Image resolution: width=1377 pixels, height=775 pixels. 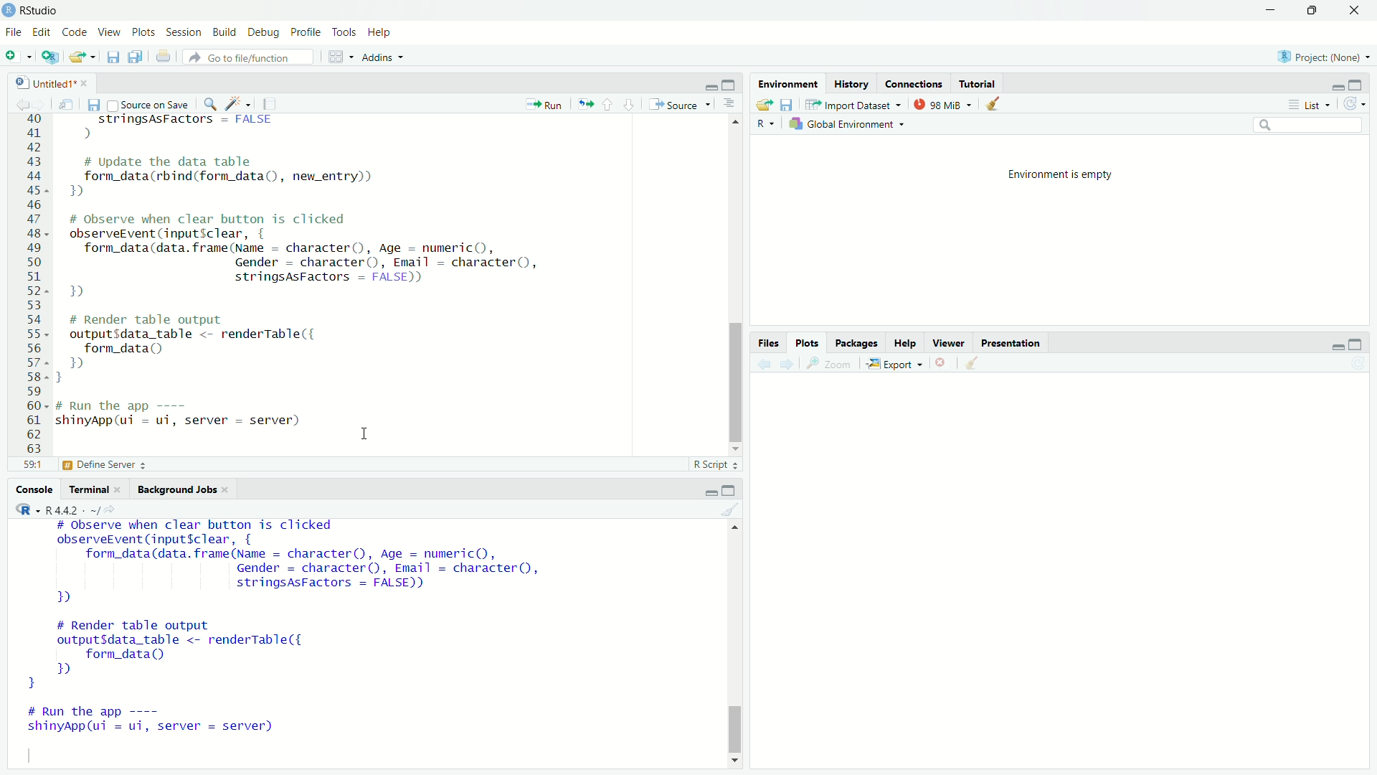 What do you see at coordinates (736, 448) in the screenshot?
I see `move down` at bounding box center [736, 448].